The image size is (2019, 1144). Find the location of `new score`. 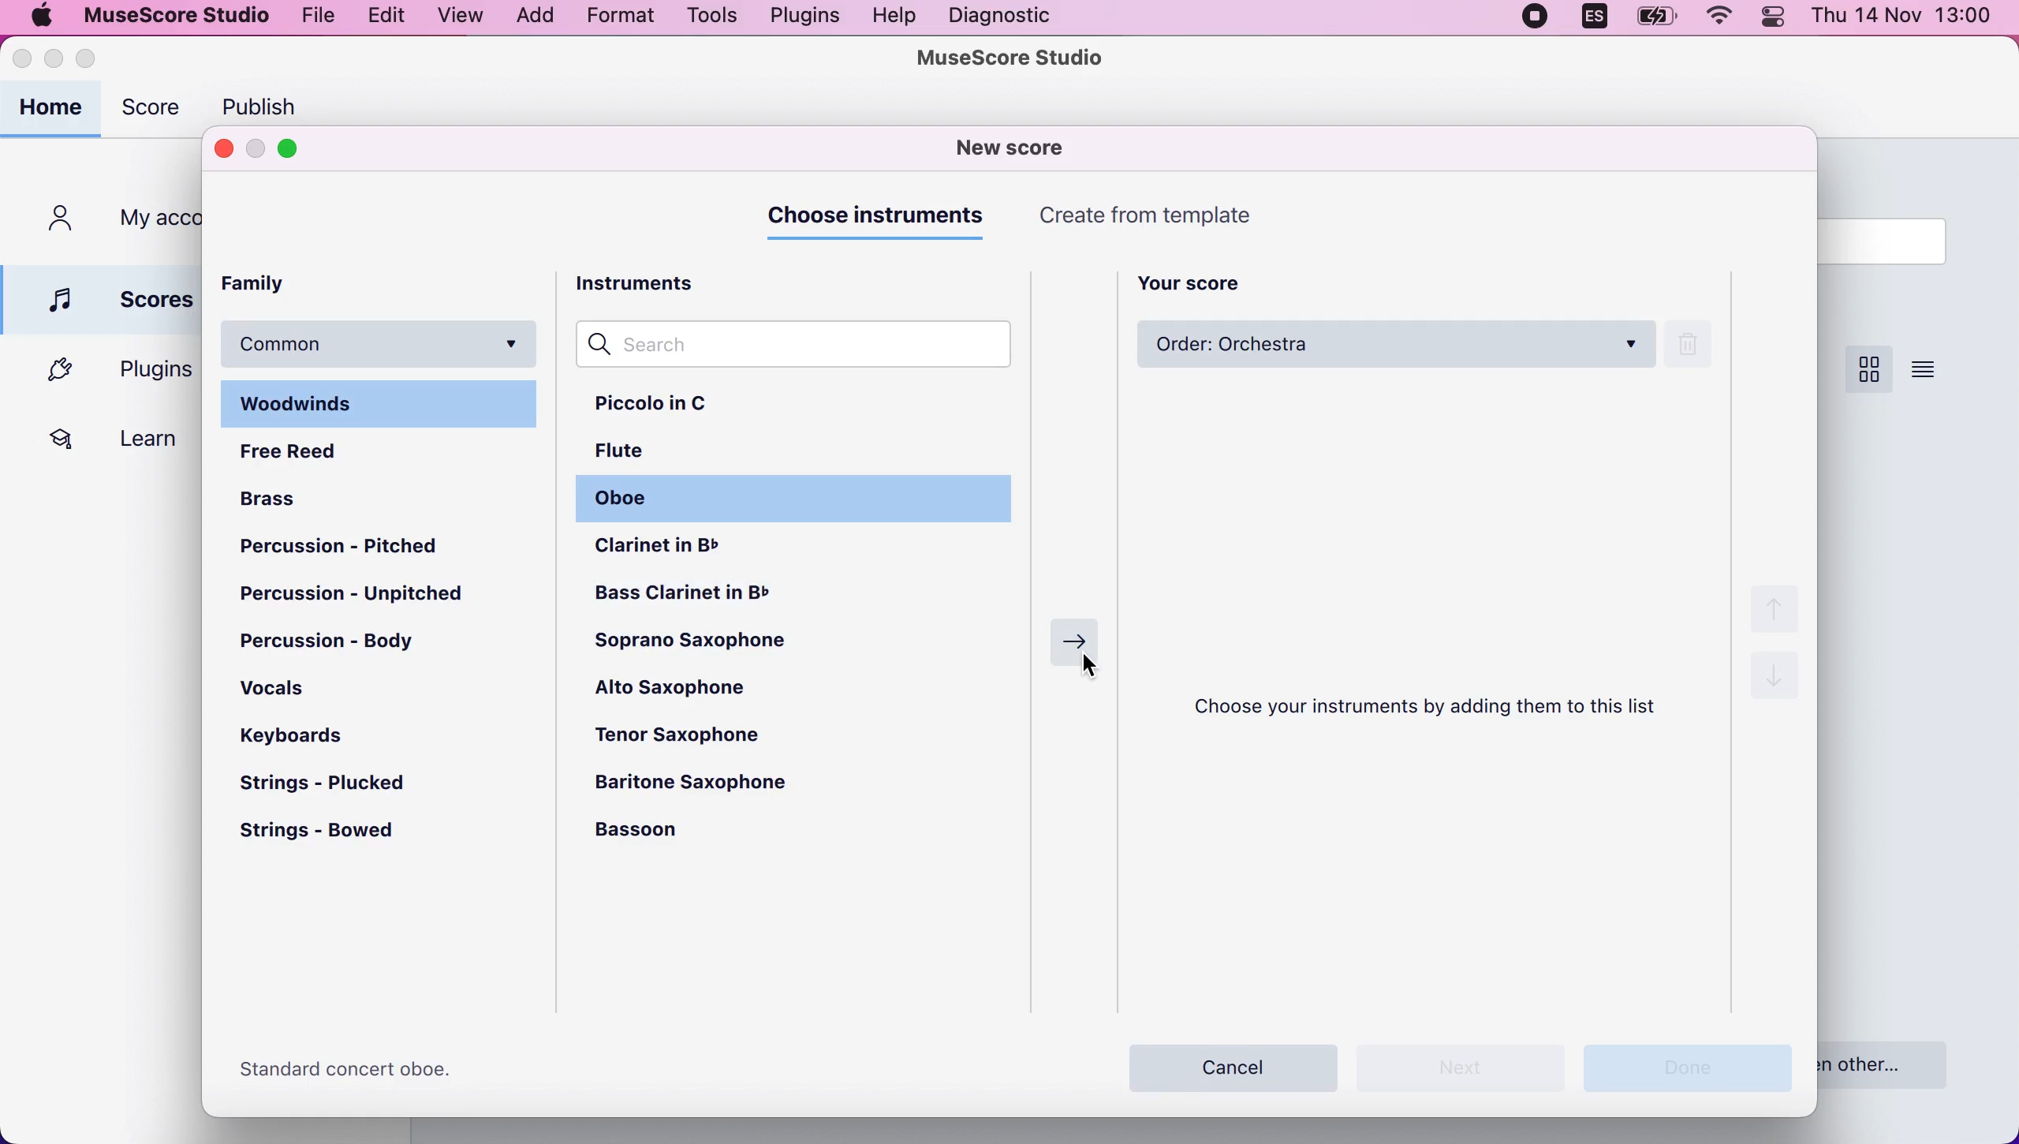

new score is located at coordinates (1017, 148).